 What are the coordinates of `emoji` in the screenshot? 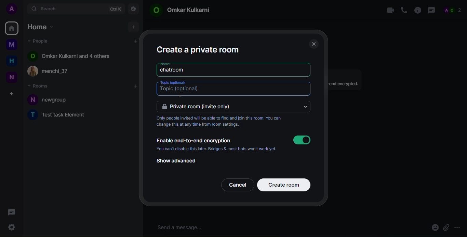 It's located at (434, 228).